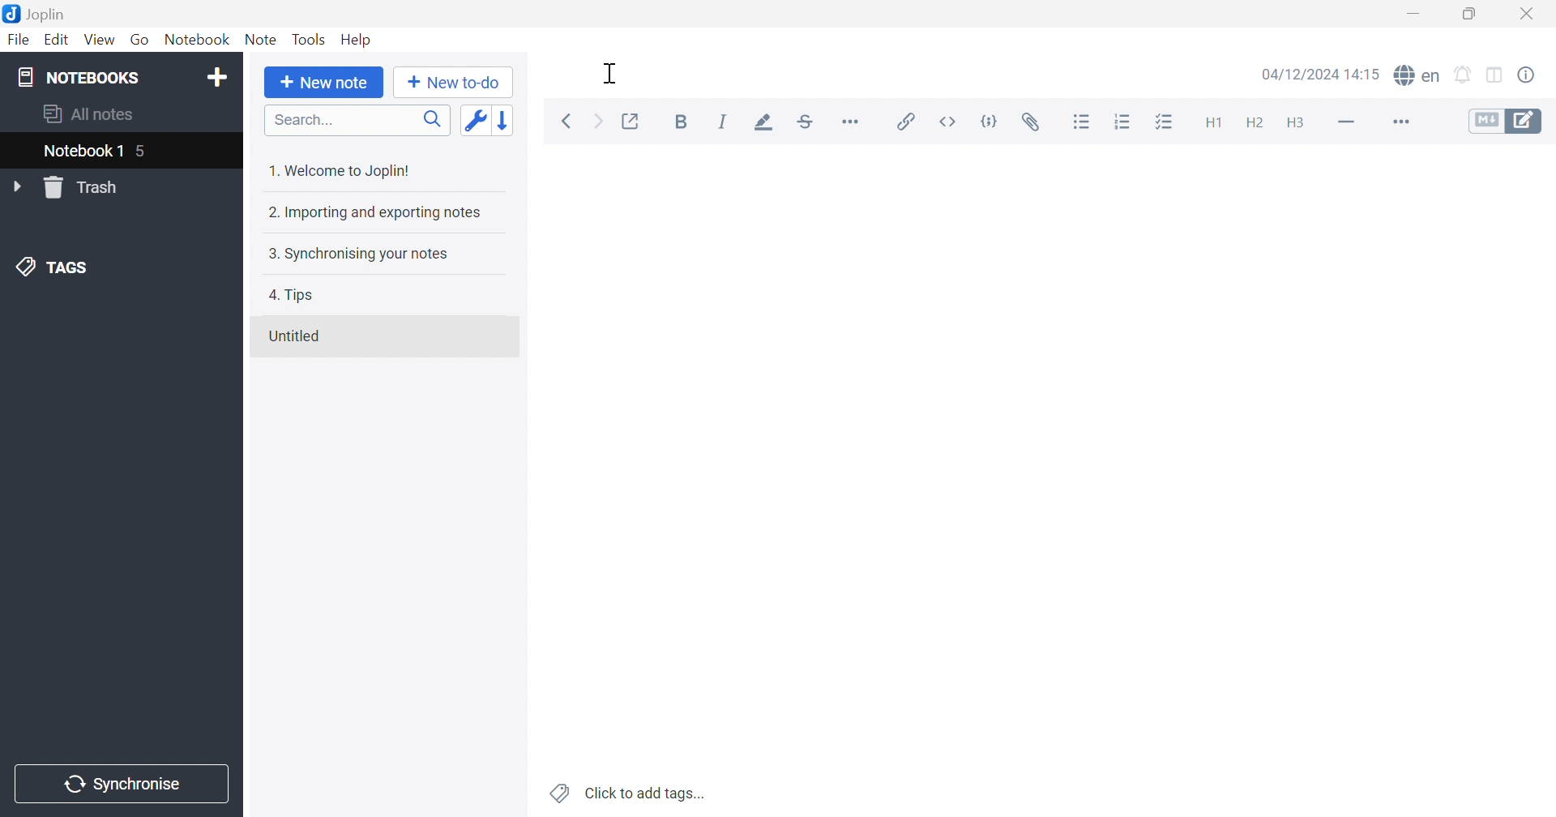 The image size is (1556, 817). What do you see at coordinates (1506, 120) in the screenshot?
I see `Toggle editors` at bounding box center [1506, 120].